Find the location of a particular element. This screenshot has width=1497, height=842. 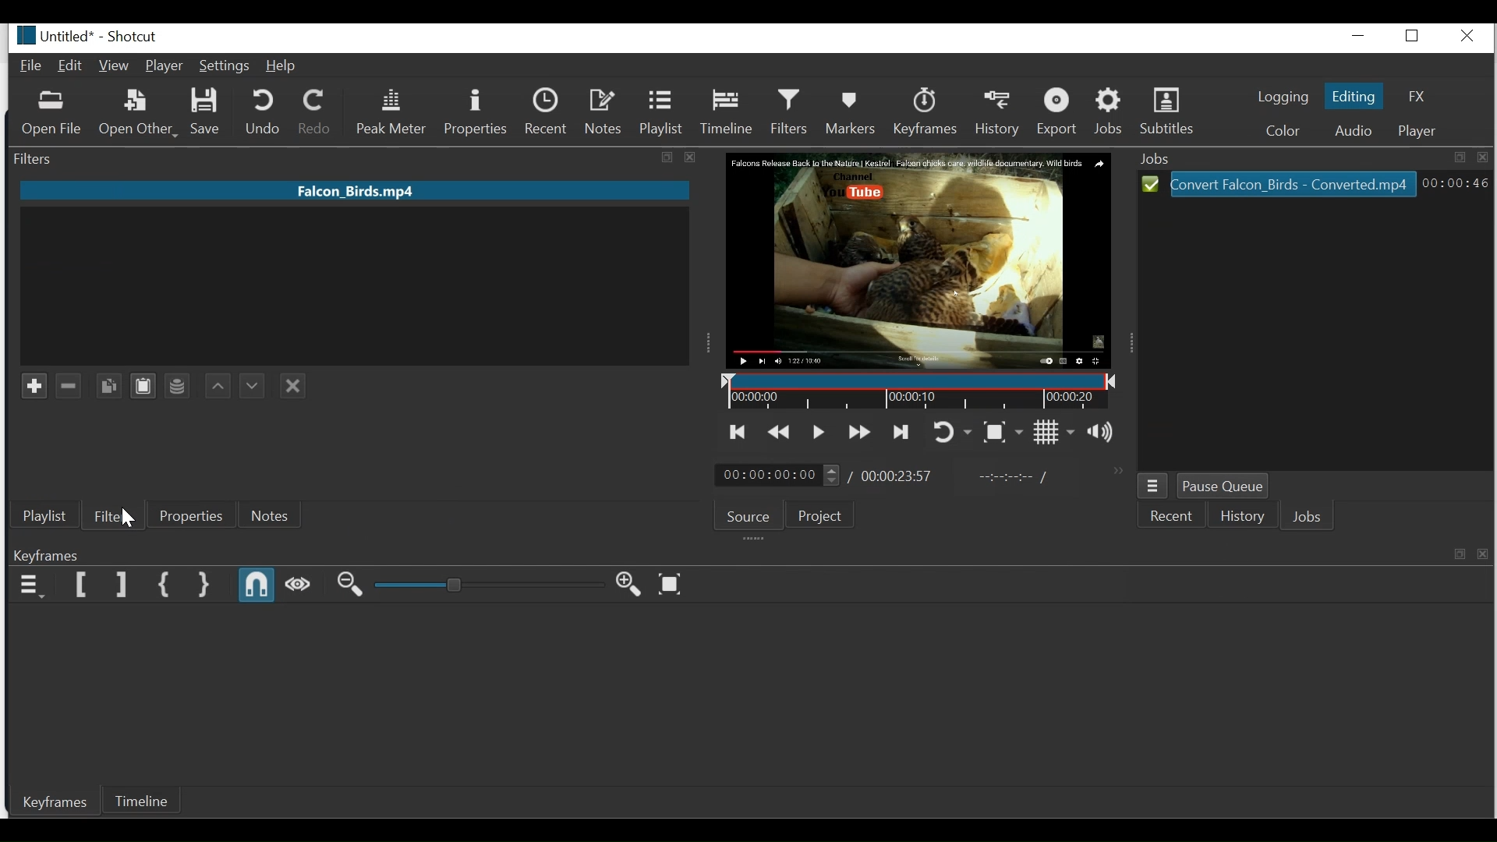

Filters is located at coordinates (349, 157).